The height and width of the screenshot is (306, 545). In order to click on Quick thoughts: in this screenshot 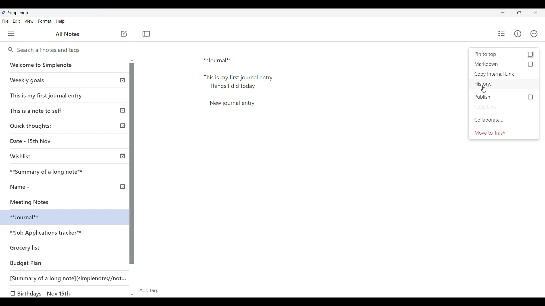, I will do `click(32, 126)`.